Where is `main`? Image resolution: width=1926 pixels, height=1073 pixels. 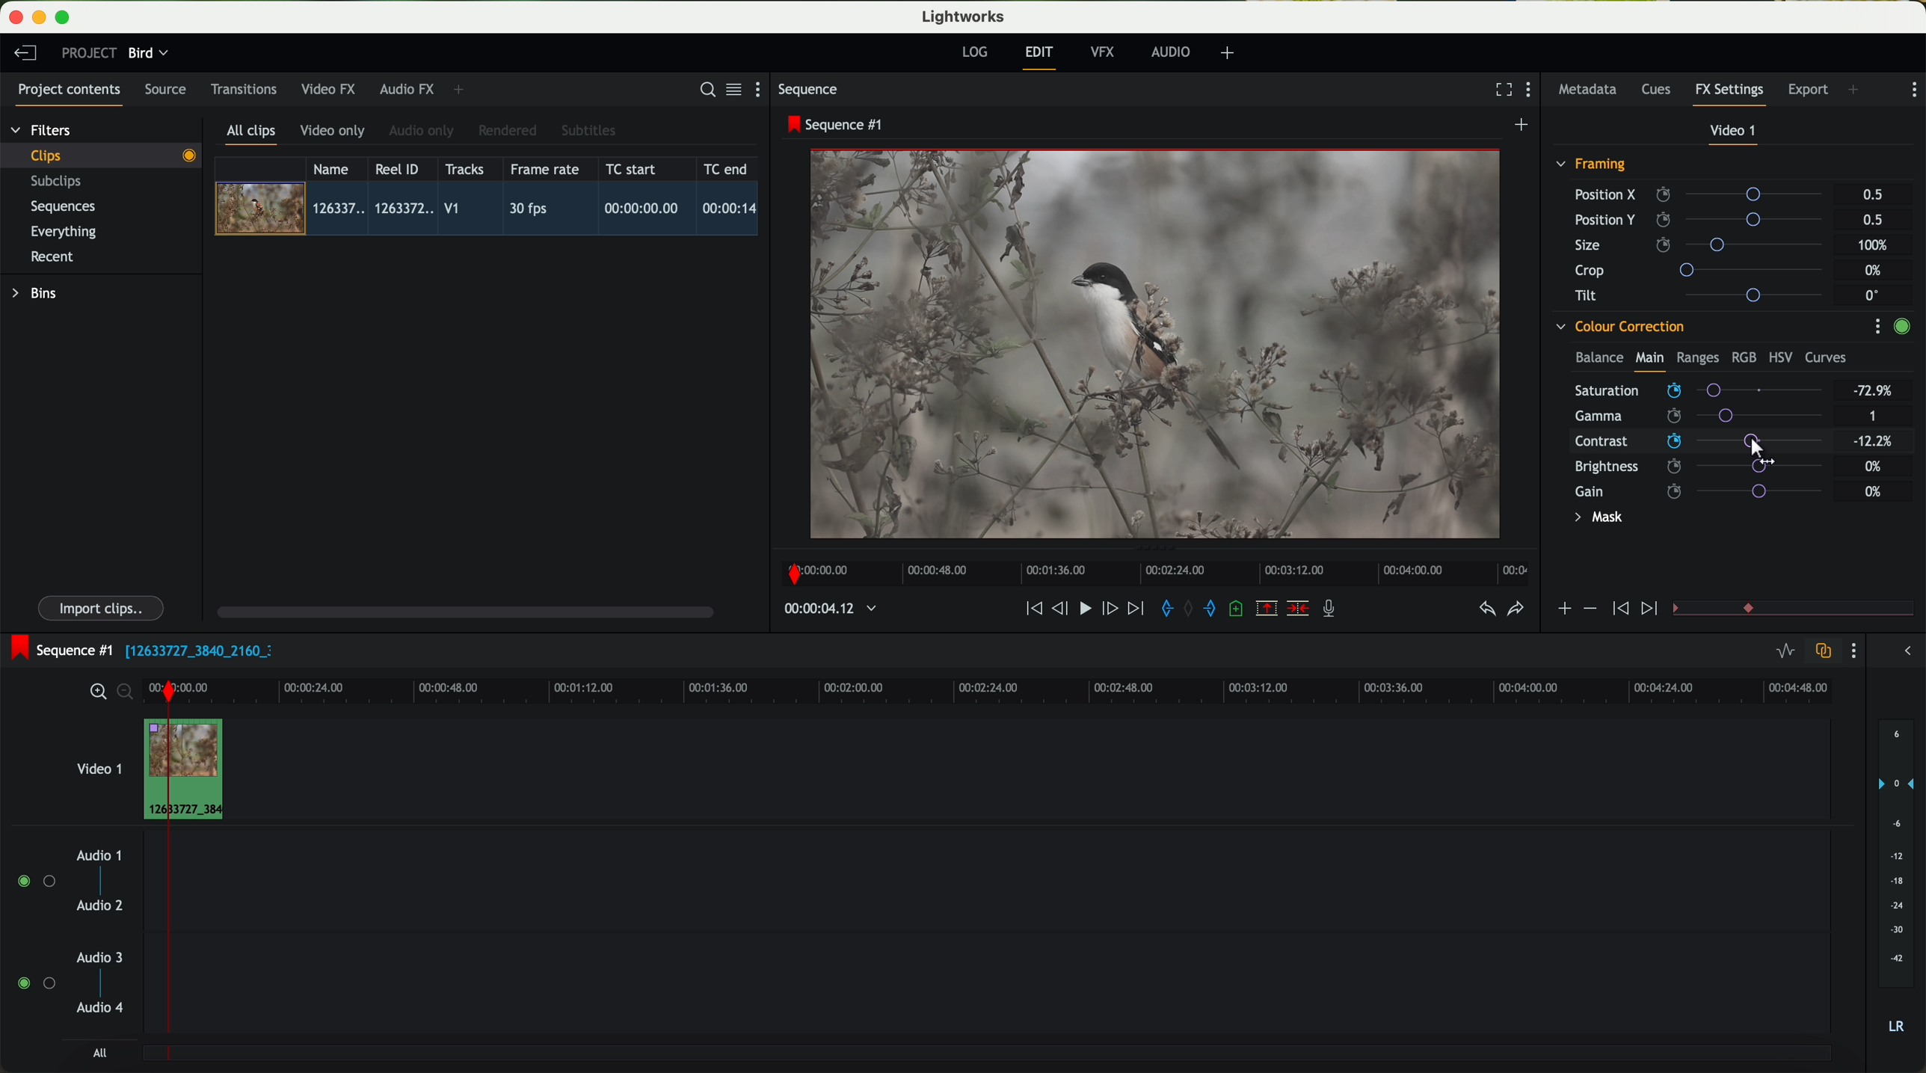
main is located at coordinates (1649, 360).